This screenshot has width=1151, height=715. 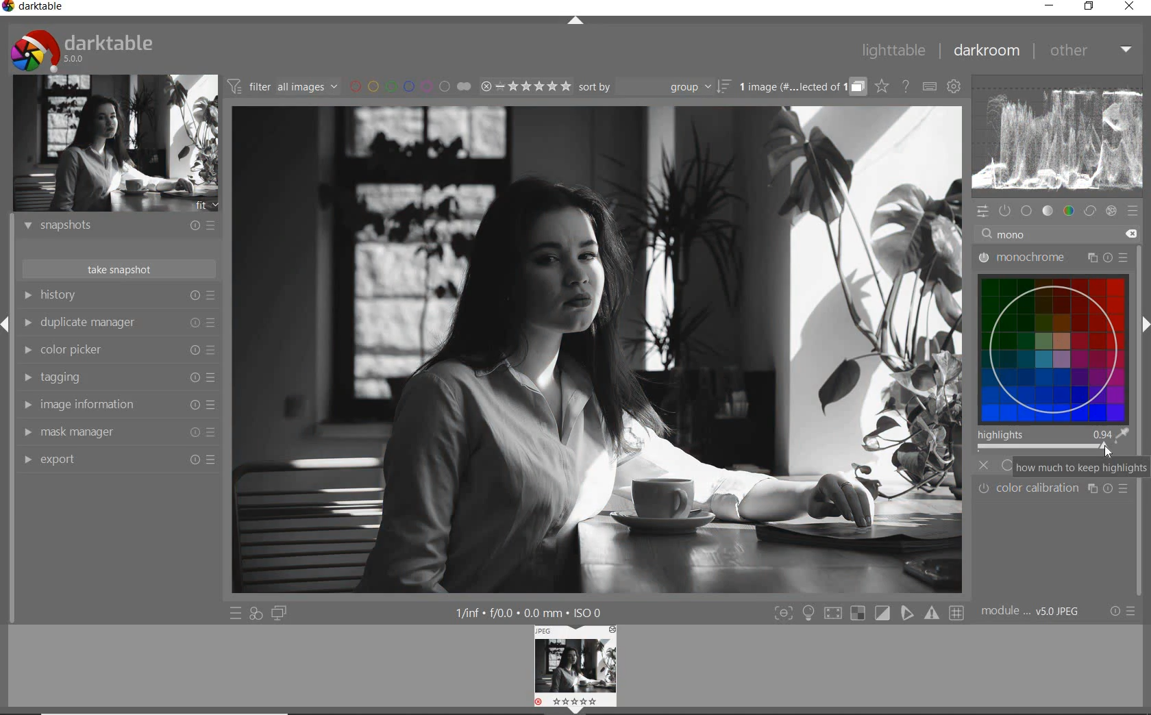 What do you see at coordinates (116, 377) in the screenshot?
I see `tagging` at bounding box center [116, 377].